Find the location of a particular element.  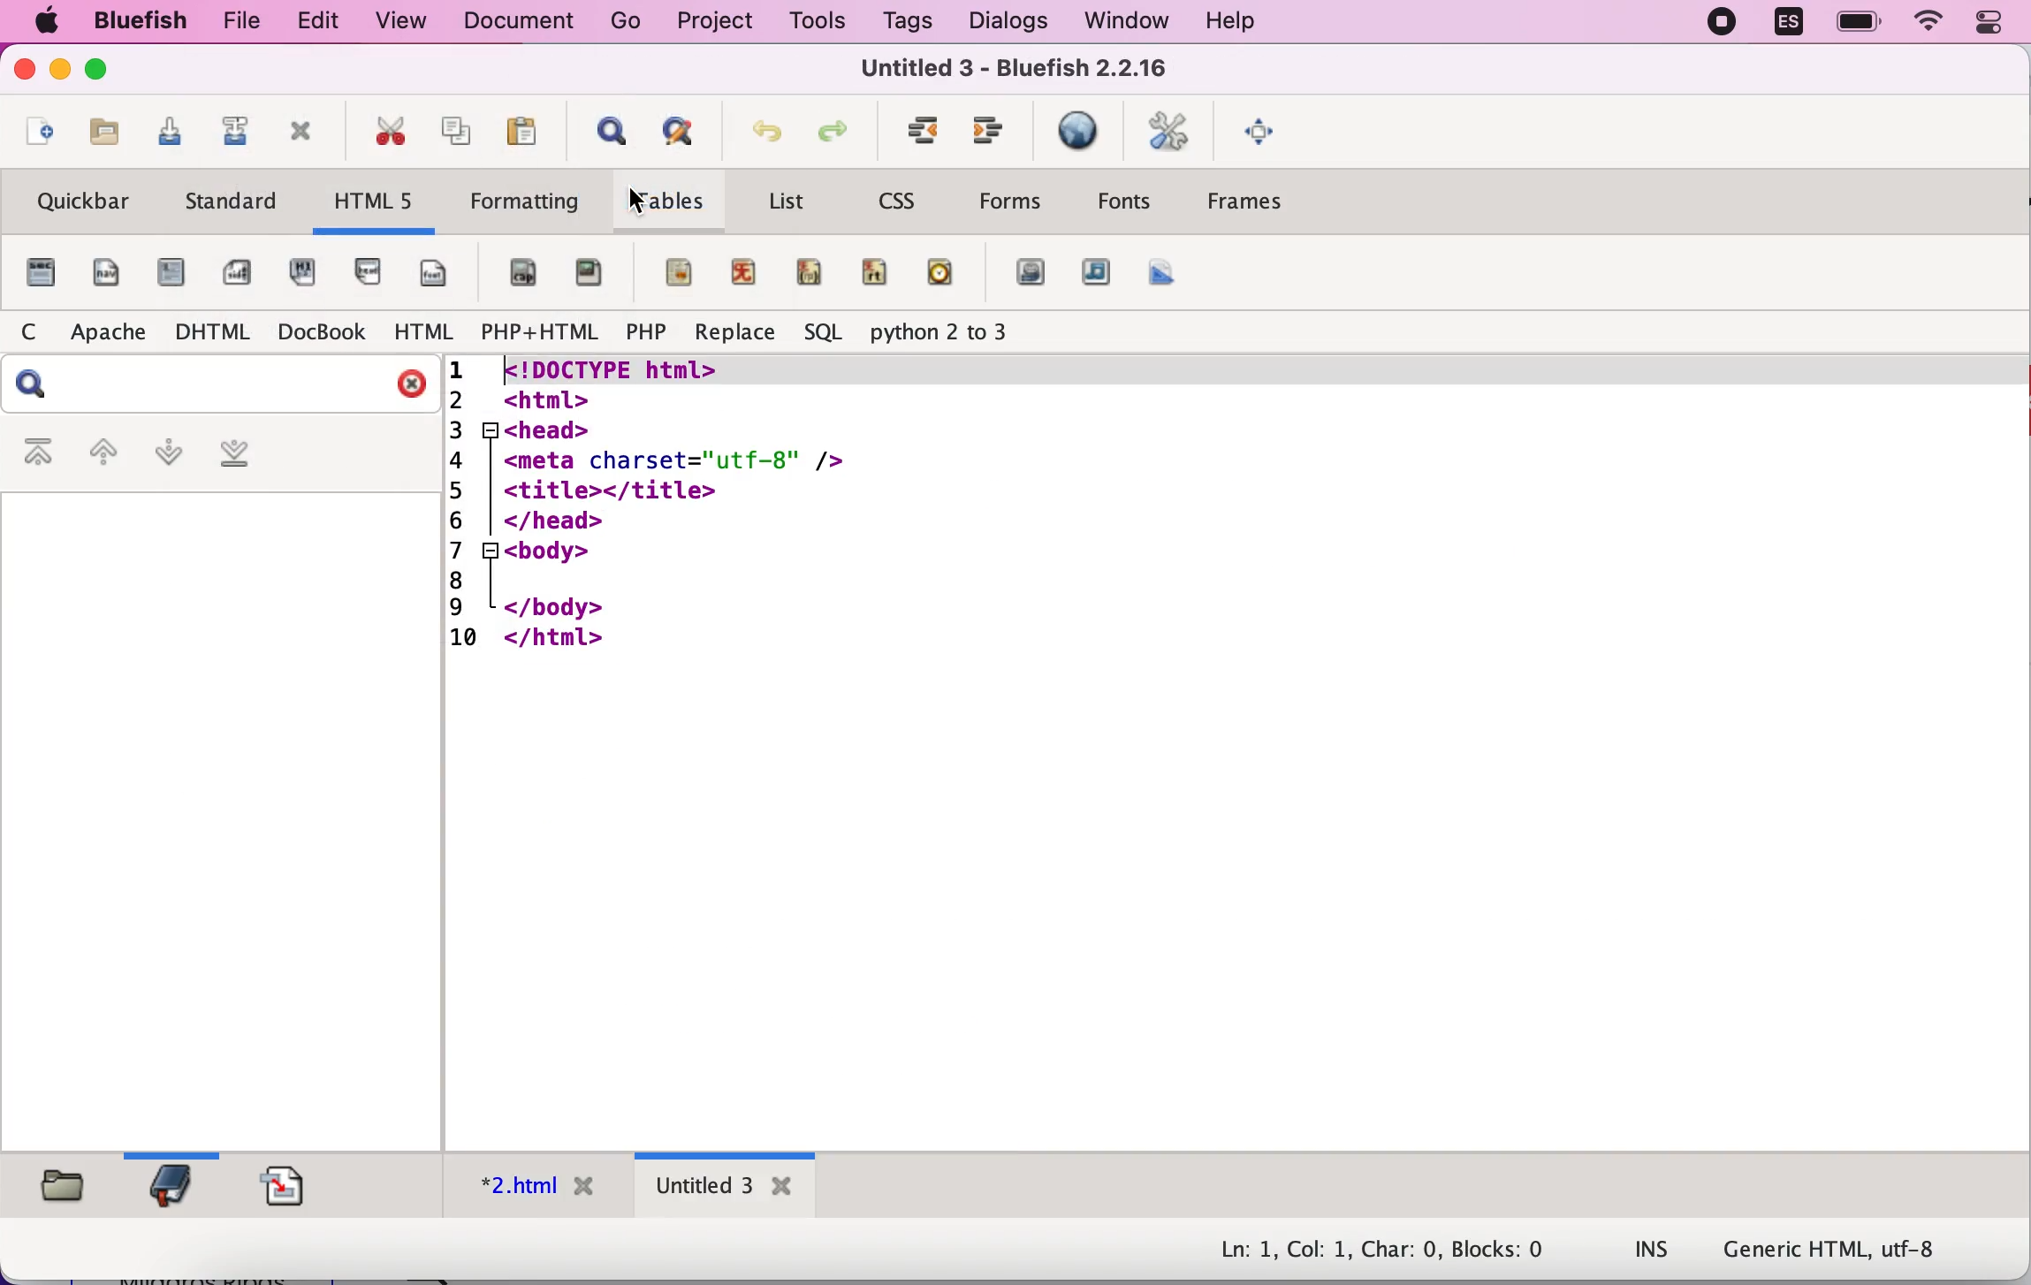

view is located at coordinates (392, 22).